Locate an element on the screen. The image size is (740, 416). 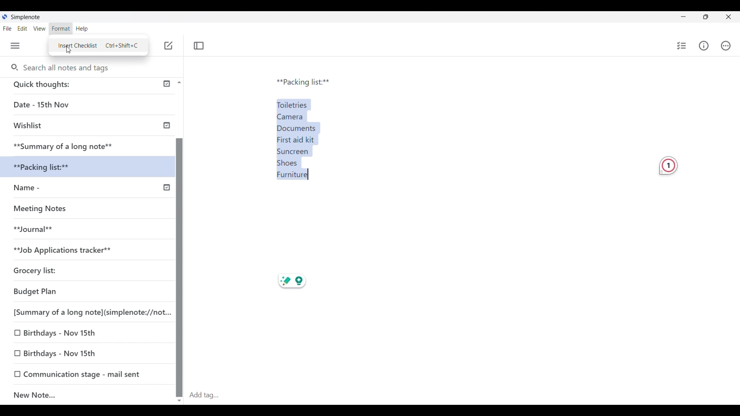
View menu is located at coordinates (40, 29).